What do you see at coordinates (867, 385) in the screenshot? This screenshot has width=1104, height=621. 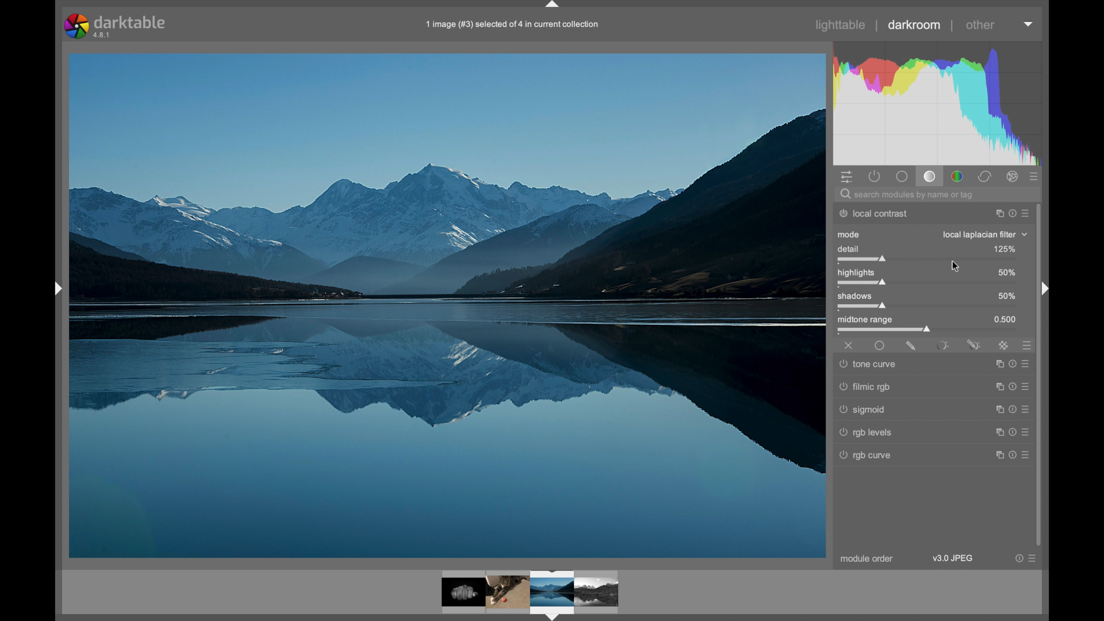 I see `filmic rgb` at bounding box center [867, 385].